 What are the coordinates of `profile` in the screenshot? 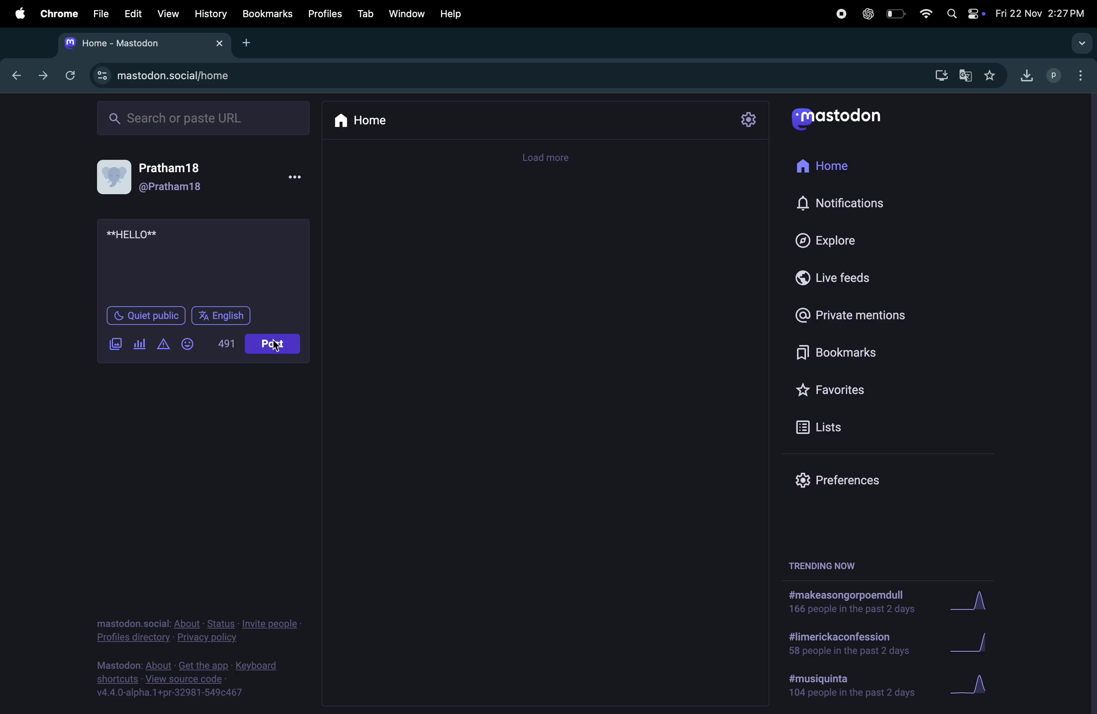 It's located at (1055, 75).